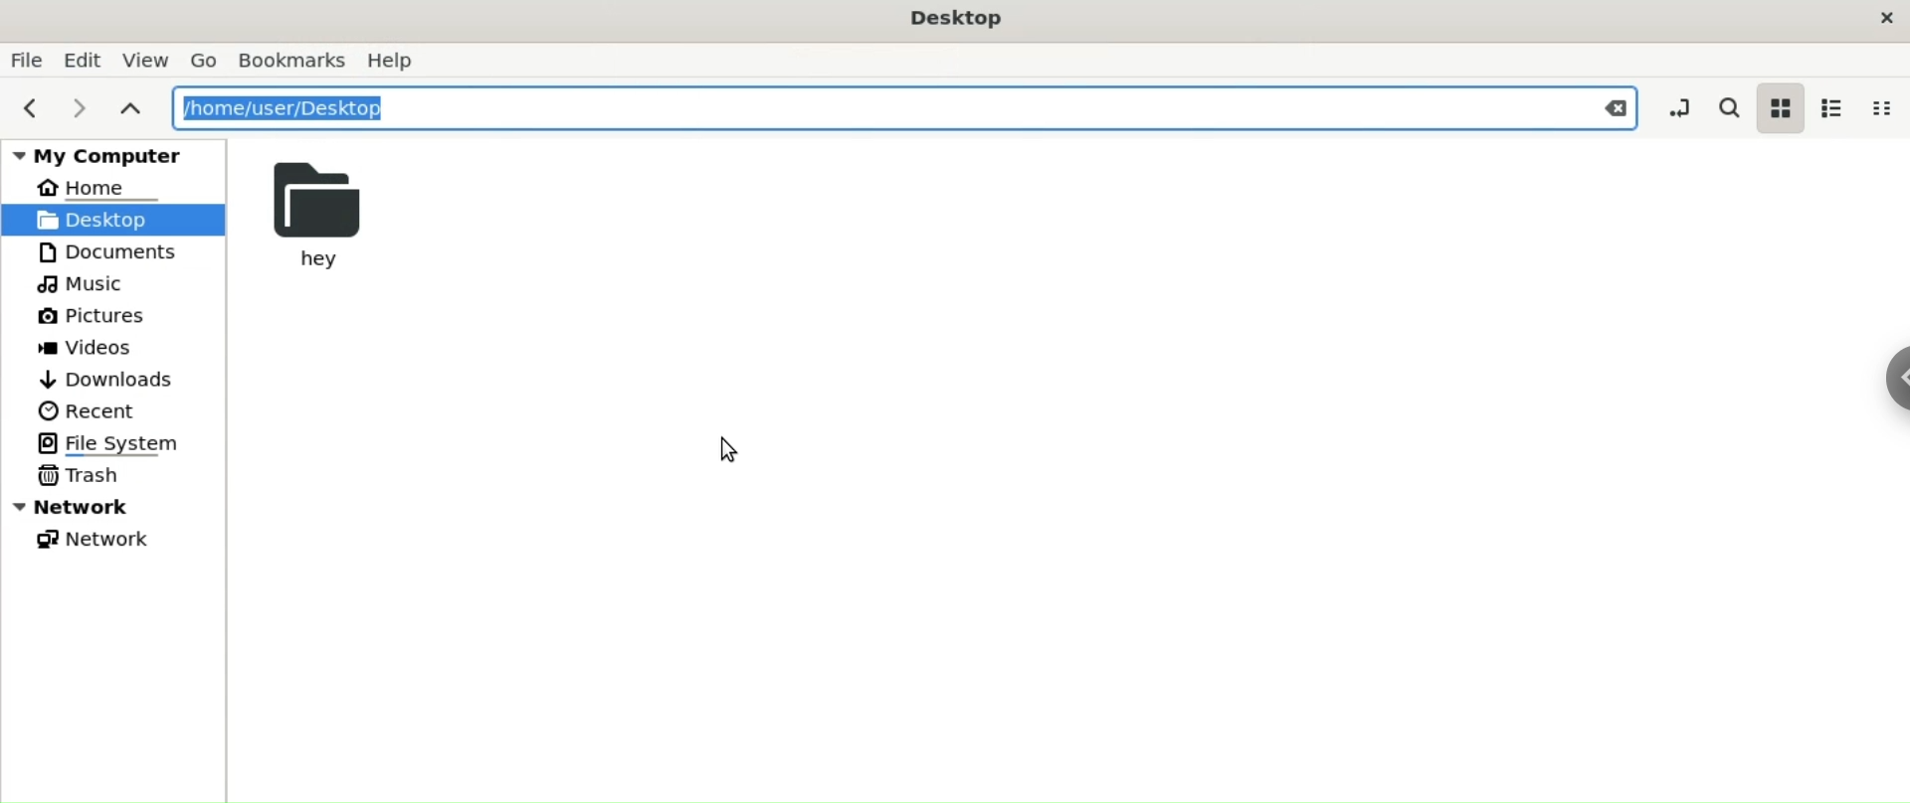 The height and width of the screenshot is (803, 1910). What do you see at coordinates (1732, 108) in the screenshot?
I see `search` at bounding box center [1732, 108].